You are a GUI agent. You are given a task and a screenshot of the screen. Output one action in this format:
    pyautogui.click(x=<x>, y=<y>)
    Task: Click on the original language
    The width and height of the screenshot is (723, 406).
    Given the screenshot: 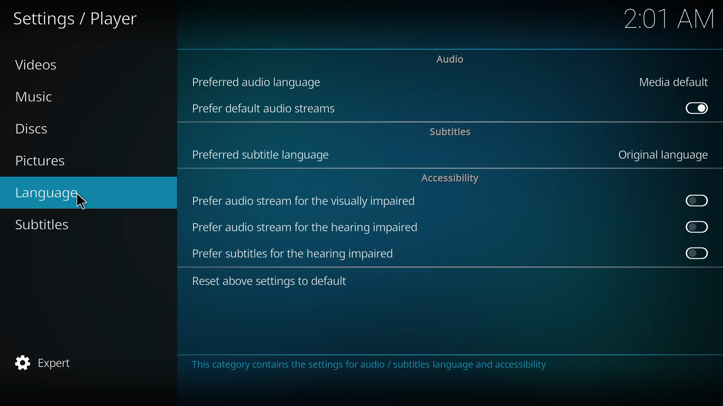 What is the action you would take?
    pyautogui.click(x=667, y=155)
    